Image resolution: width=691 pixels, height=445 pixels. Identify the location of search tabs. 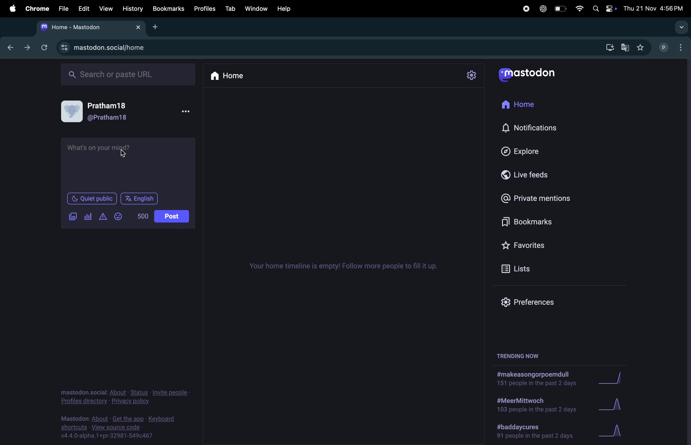
(680, 27).